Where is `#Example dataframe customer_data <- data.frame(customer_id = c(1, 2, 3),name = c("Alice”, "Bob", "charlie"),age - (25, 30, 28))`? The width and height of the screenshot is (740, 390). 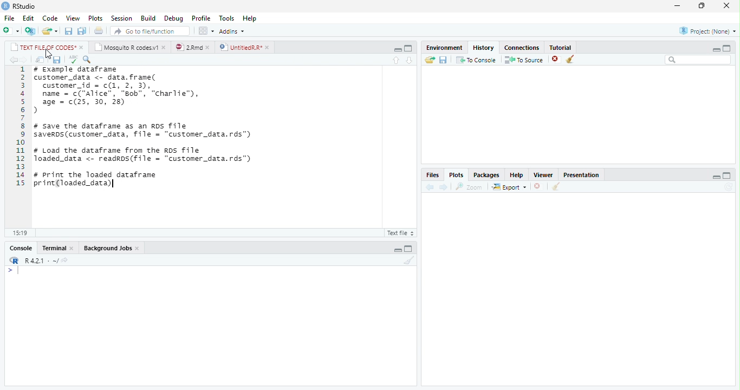
#Example dataframe customer_data <- data.frame(customer_id = c(1, 2, 3),name = c("Alice”, "Bob", "charlie"),age - (25, 30, 28)) is located at coordinates (121, 90).